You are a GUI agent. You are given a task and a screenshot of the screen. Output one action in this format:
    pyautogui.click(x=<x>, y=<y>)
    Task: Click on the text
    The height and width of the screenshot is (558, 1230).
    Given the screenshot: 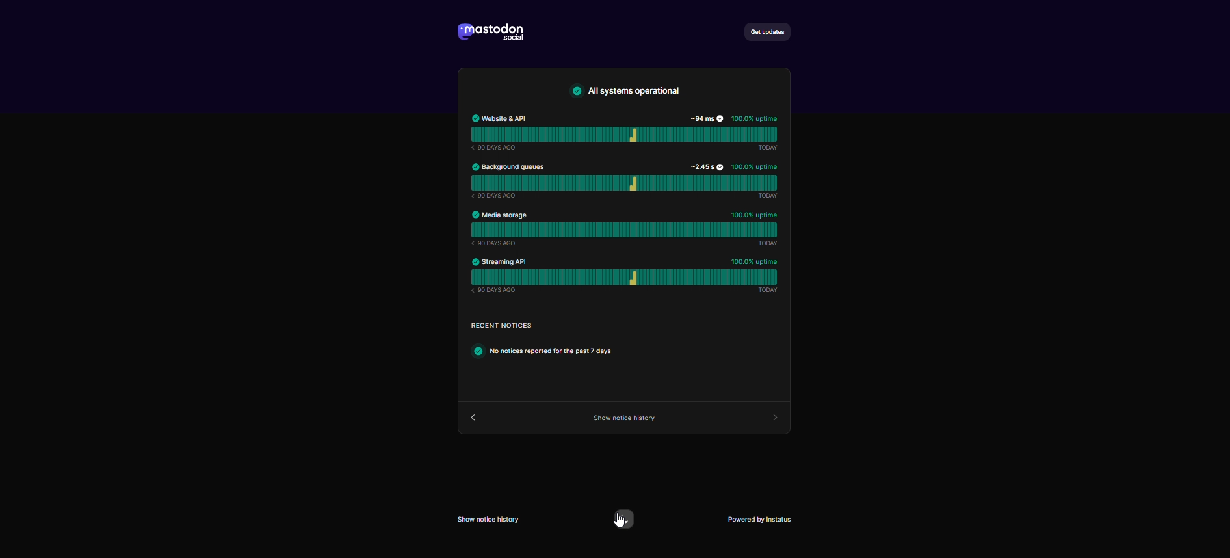 What is the action you would take?
    pyautogui.click(x=605, y=350)
    